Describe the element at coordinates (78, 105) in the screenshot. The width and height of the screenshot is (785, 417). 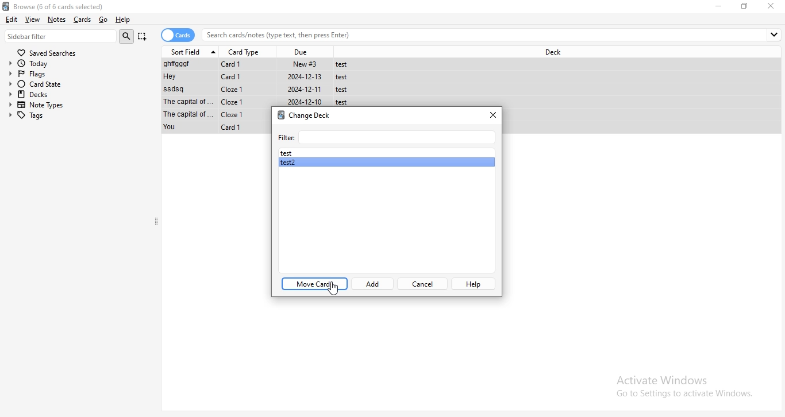
I see `note types` at that location.